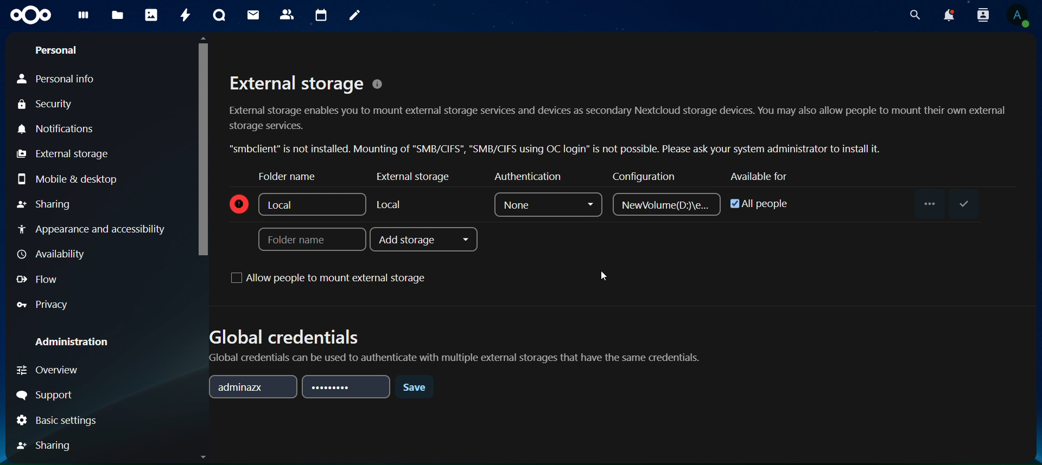  What do you see at coordinates (605, 275) in the screenshot?
I see `cursor` at bounding box center [605, 275].